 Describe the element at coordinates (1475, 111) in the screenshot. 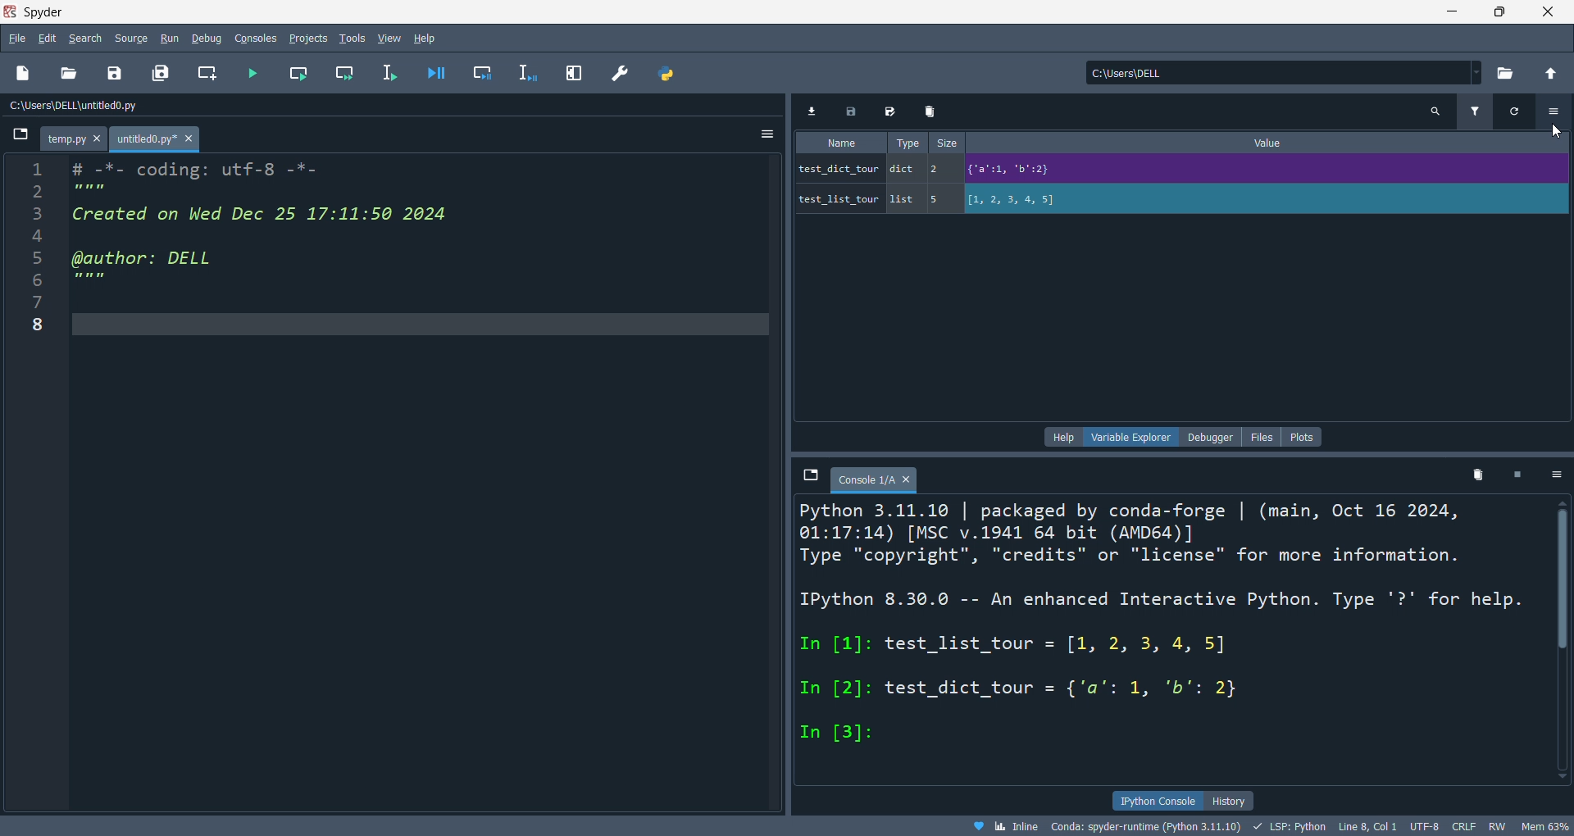

I see `filter` at that location.